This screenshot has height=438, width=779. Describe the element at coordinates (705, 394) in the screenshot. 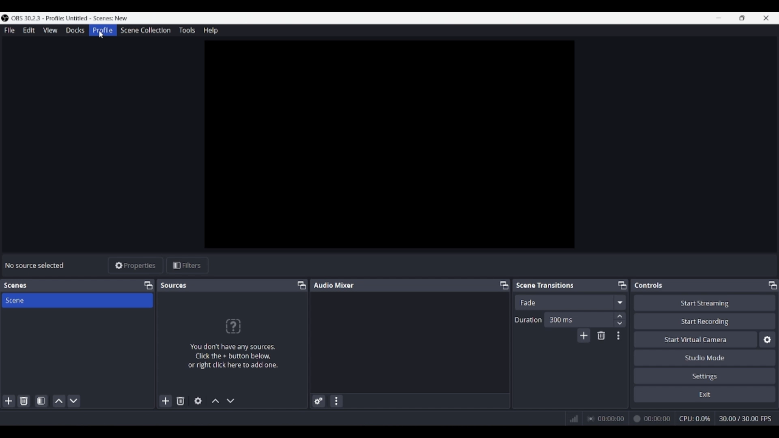

I see `Exit` at that location.